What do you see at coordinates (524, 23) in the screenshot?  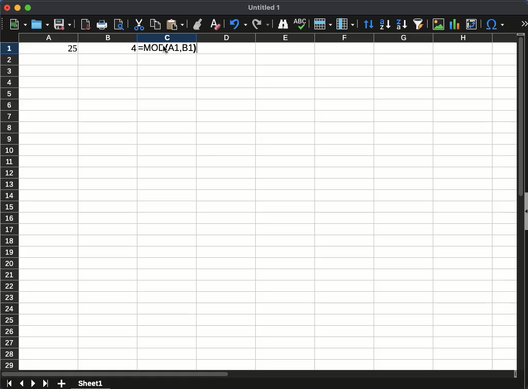 I see `expand` at bounding box center [524, 23].